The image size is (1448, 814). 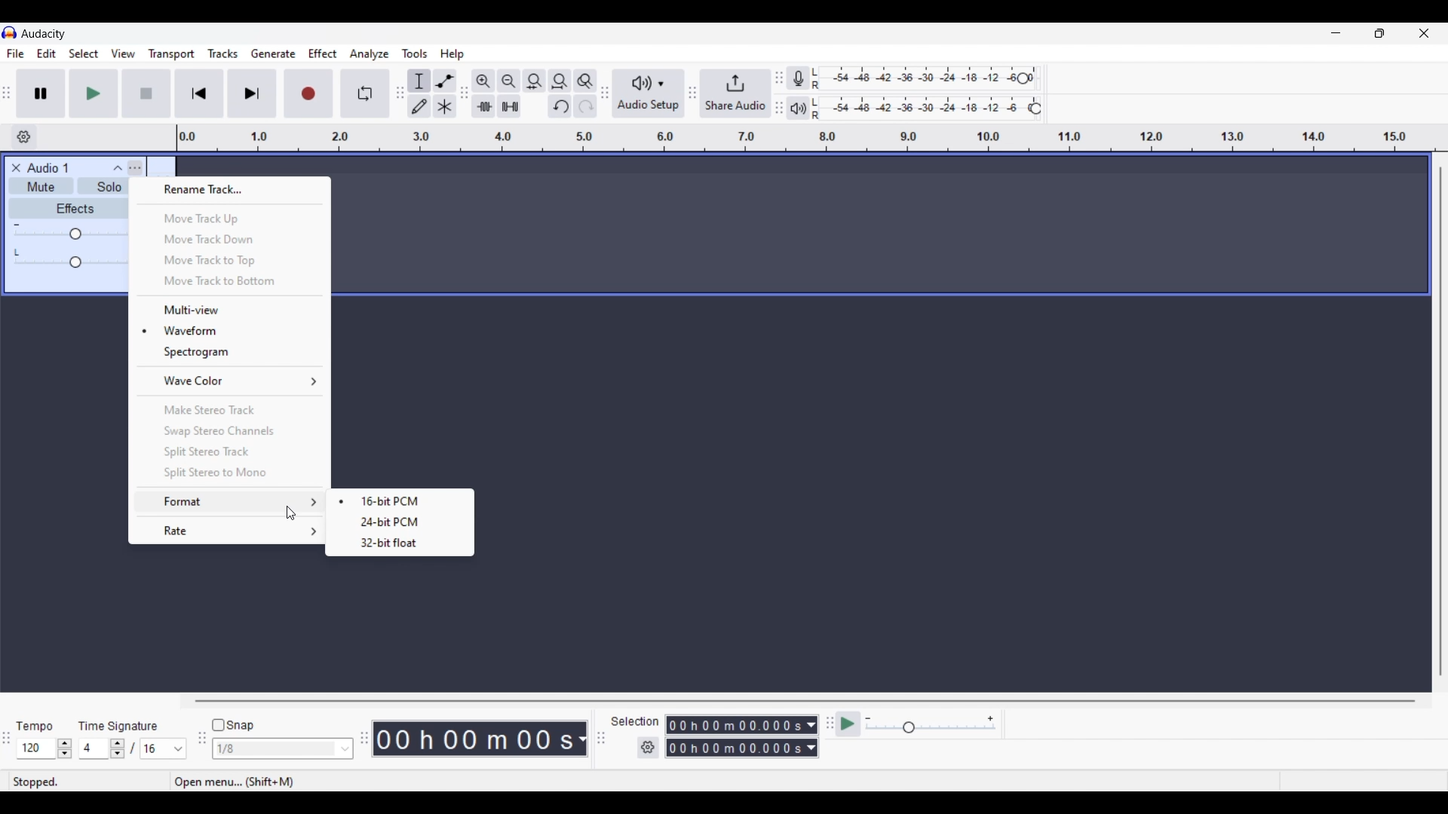 What do you see at coordinates (230, 352) in the screenshot?
I see `Spectrogram view of audio waves` at bounding box center [230, 352].